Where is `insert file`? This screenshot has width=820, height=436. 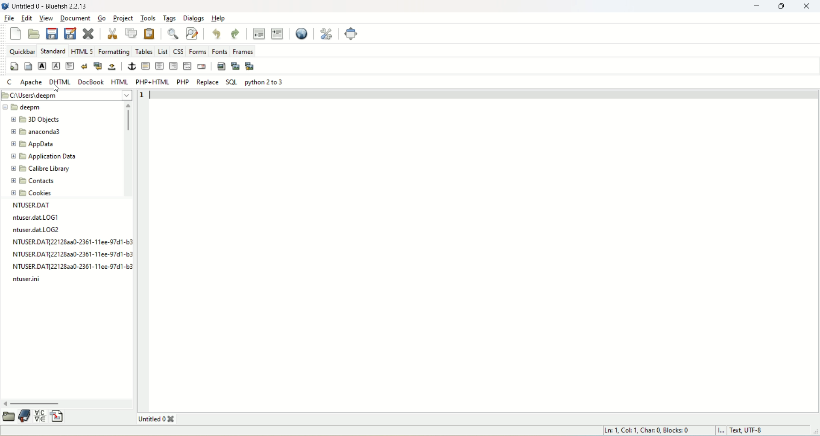
insert file is located at coordinates (58, 416).